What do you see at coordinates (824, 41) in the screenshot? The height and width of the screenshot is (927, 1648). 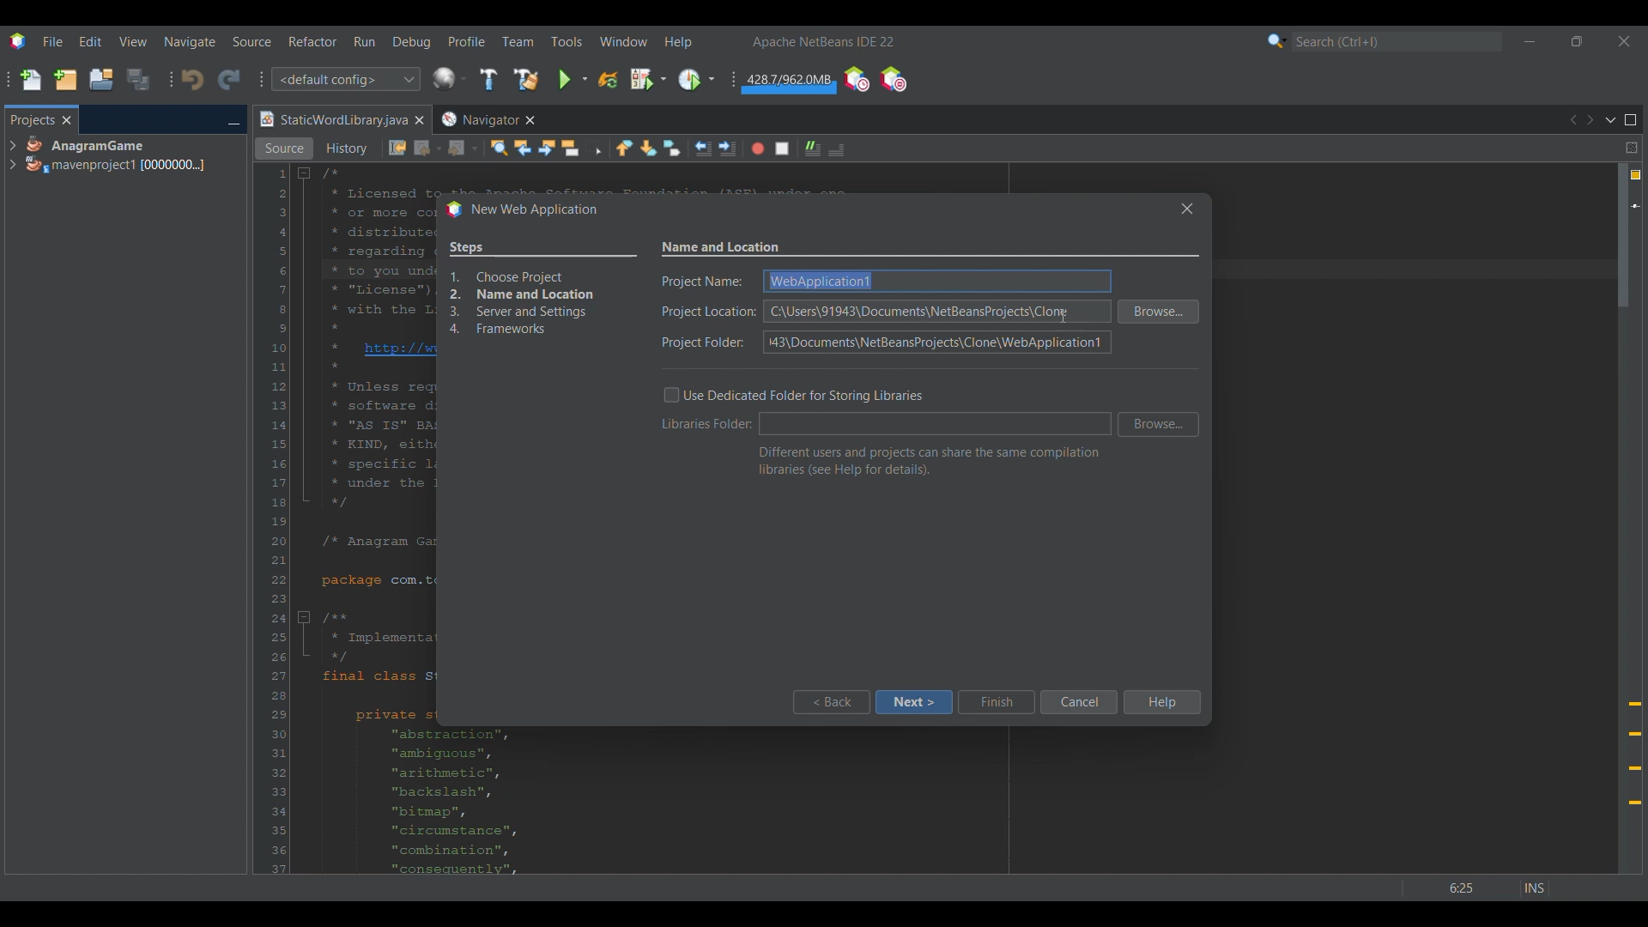 I see `Software name and version` at bounding box center [824, 41].